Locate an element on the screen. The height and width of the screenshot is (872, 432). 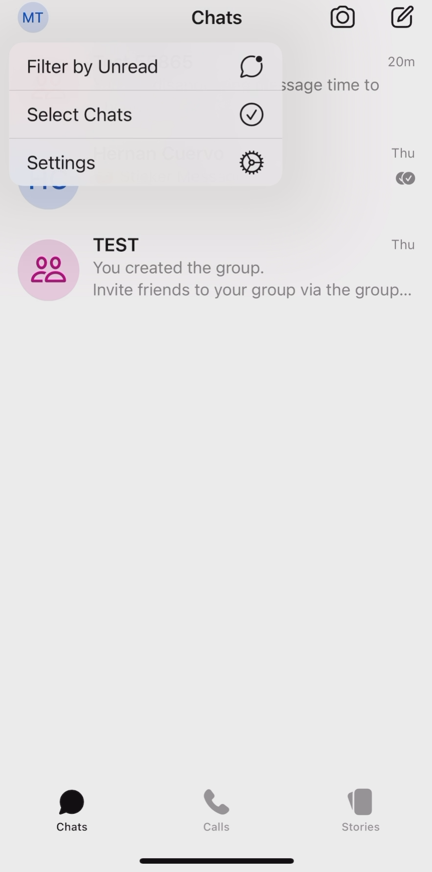
text is located at coordinates (332, 87).